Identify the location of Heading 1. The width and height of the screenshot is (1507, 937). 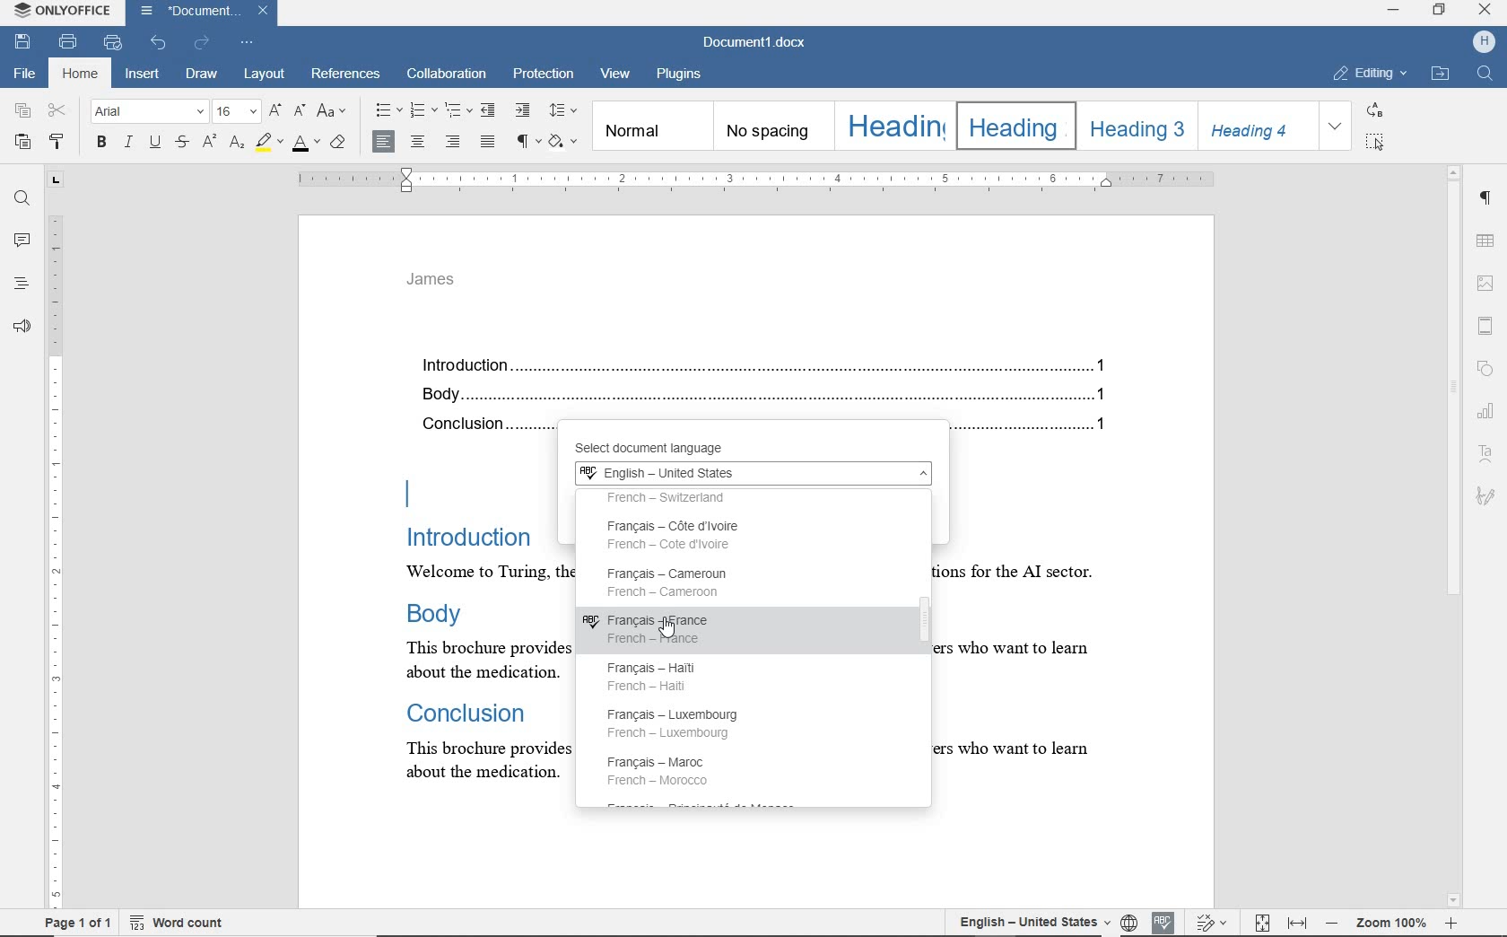
(893, 126).